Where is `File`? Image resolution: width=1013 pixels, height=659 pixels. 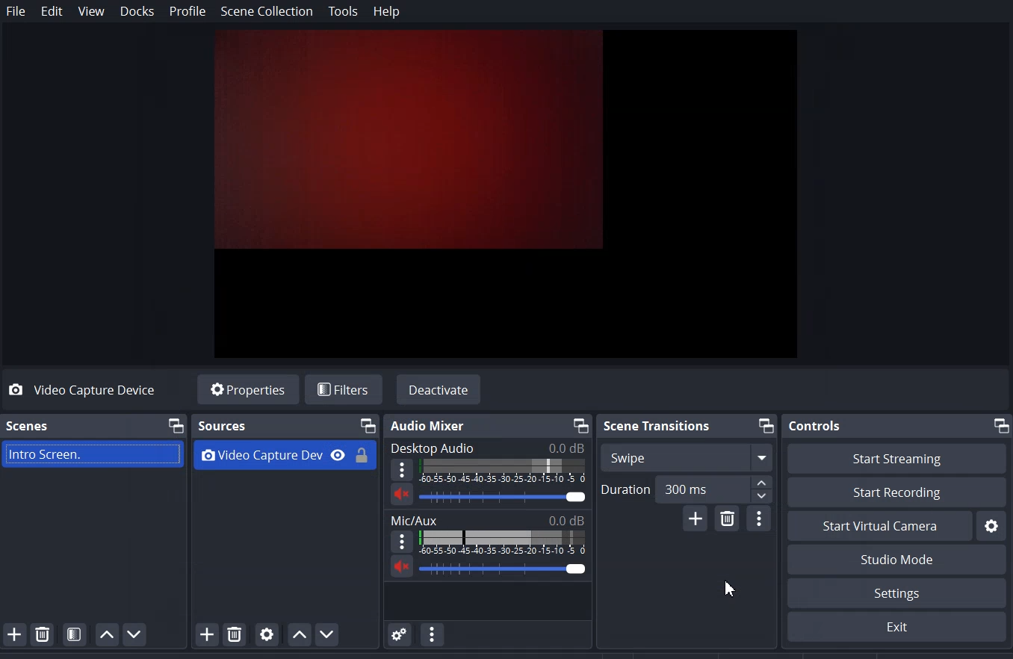 File is located at coordinates (16, 10).